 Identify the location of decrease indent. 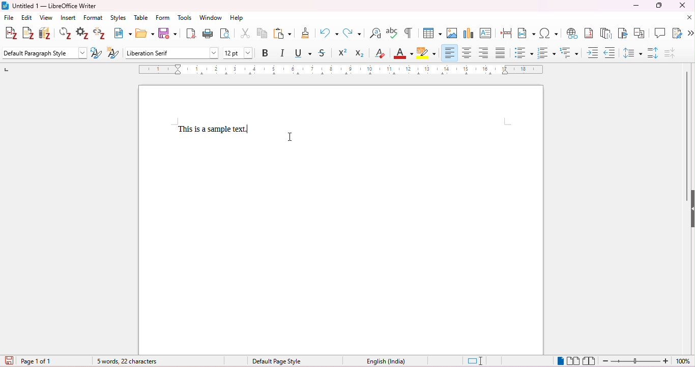
(611, 53).